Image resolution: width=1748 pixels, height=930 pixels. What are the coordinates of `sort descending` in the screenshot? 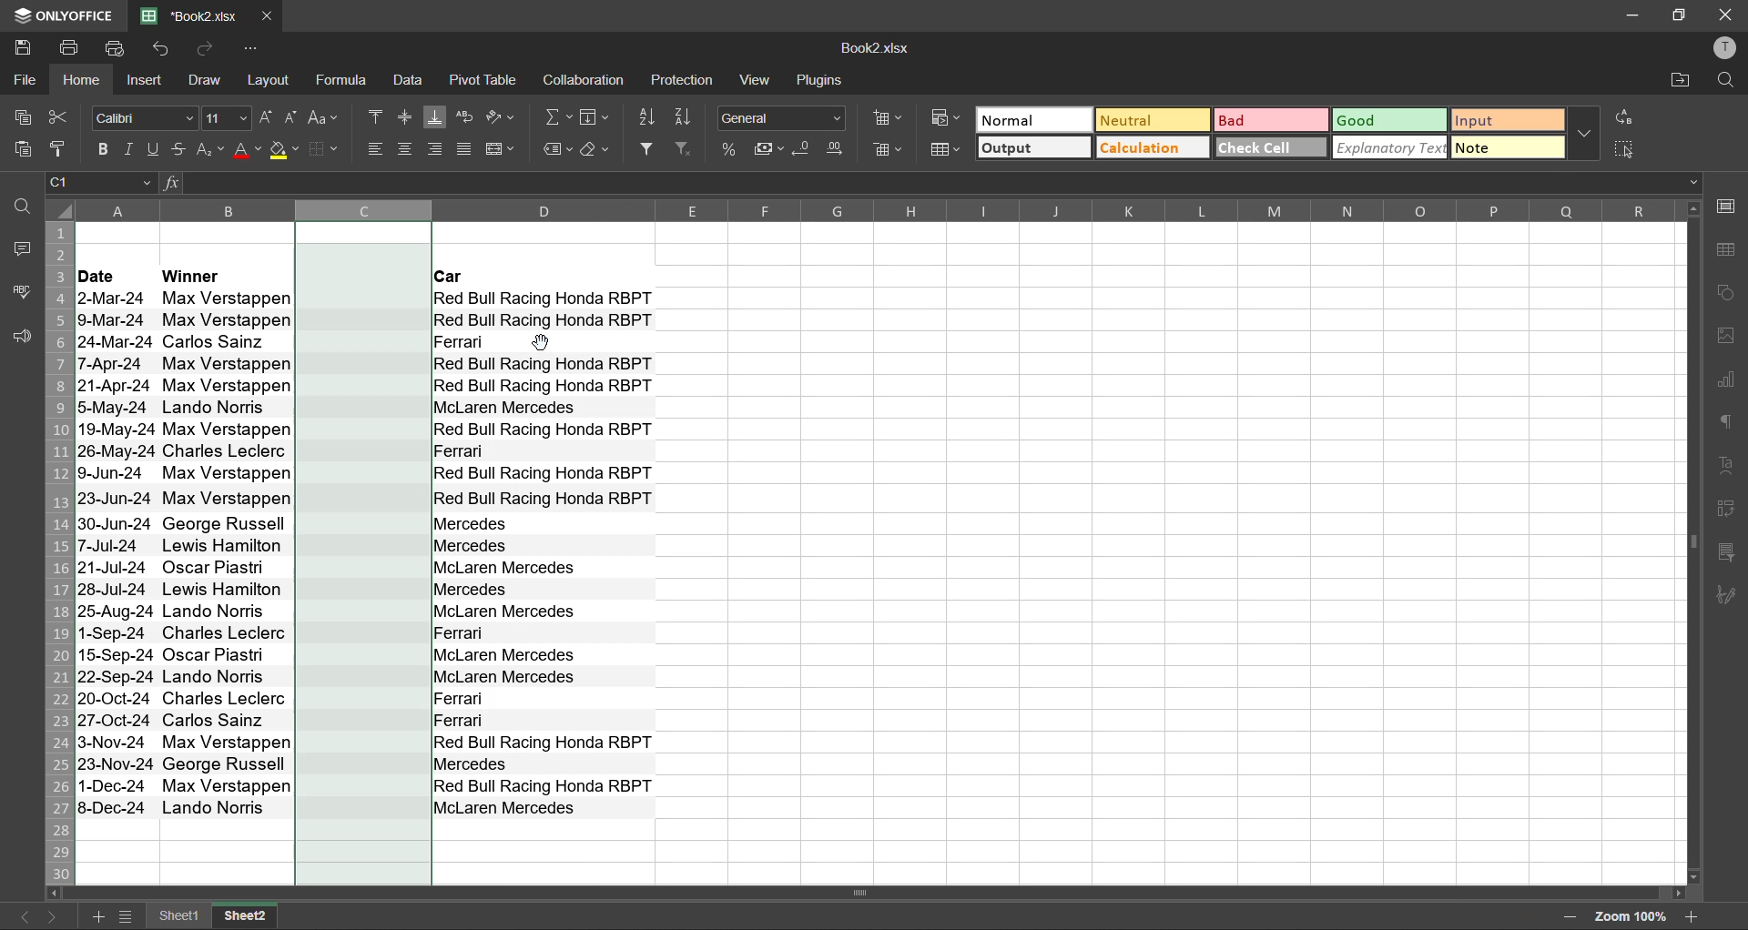 It's located at (686, 117).